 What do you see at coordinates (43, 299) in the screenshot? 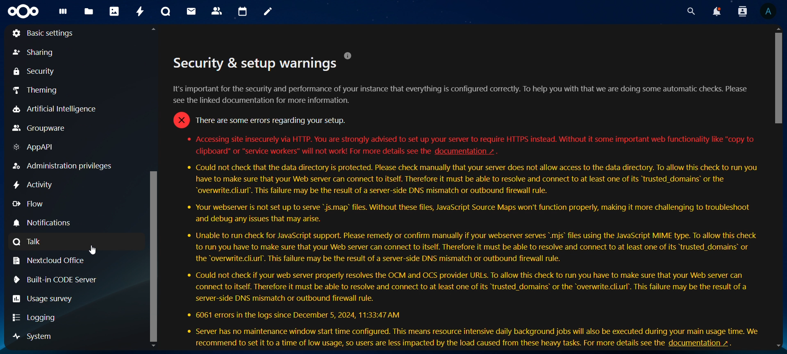
I see `usage survey` at bounding box center [43, 299].